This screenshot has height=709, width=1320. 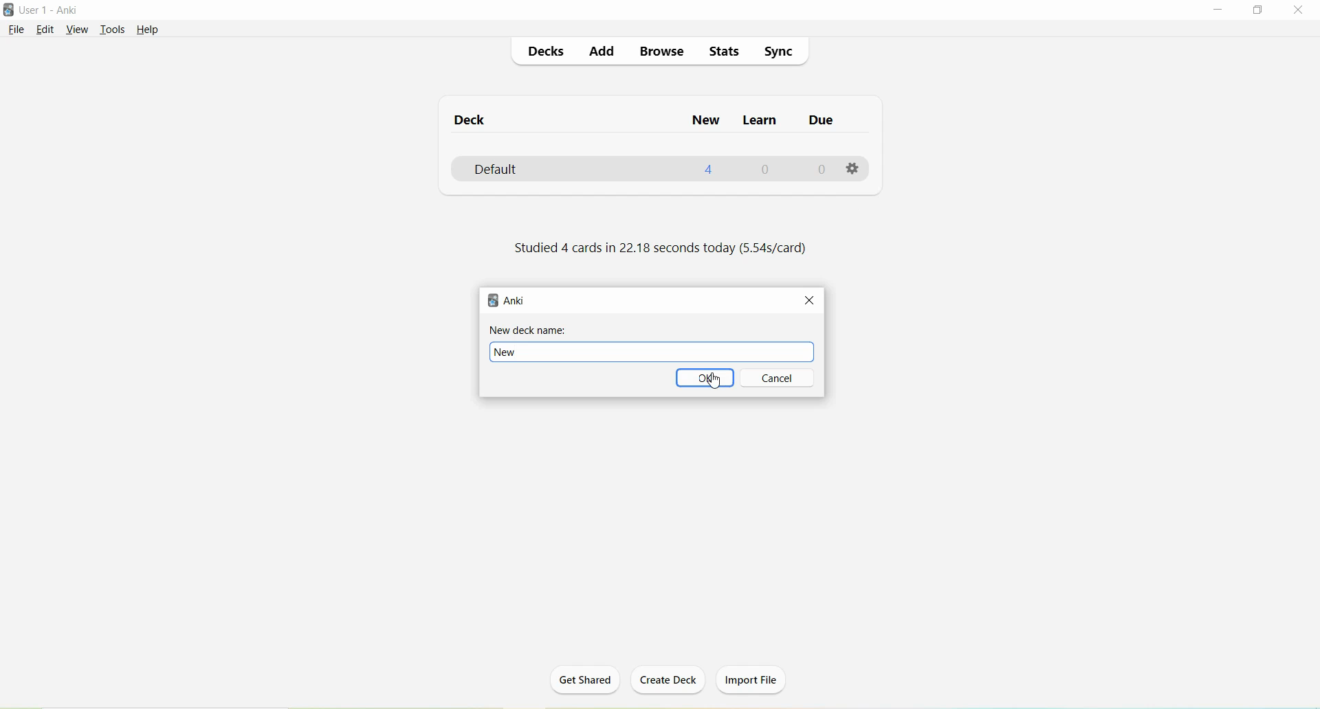 I want to click on Help, so click(x=147, y=30).